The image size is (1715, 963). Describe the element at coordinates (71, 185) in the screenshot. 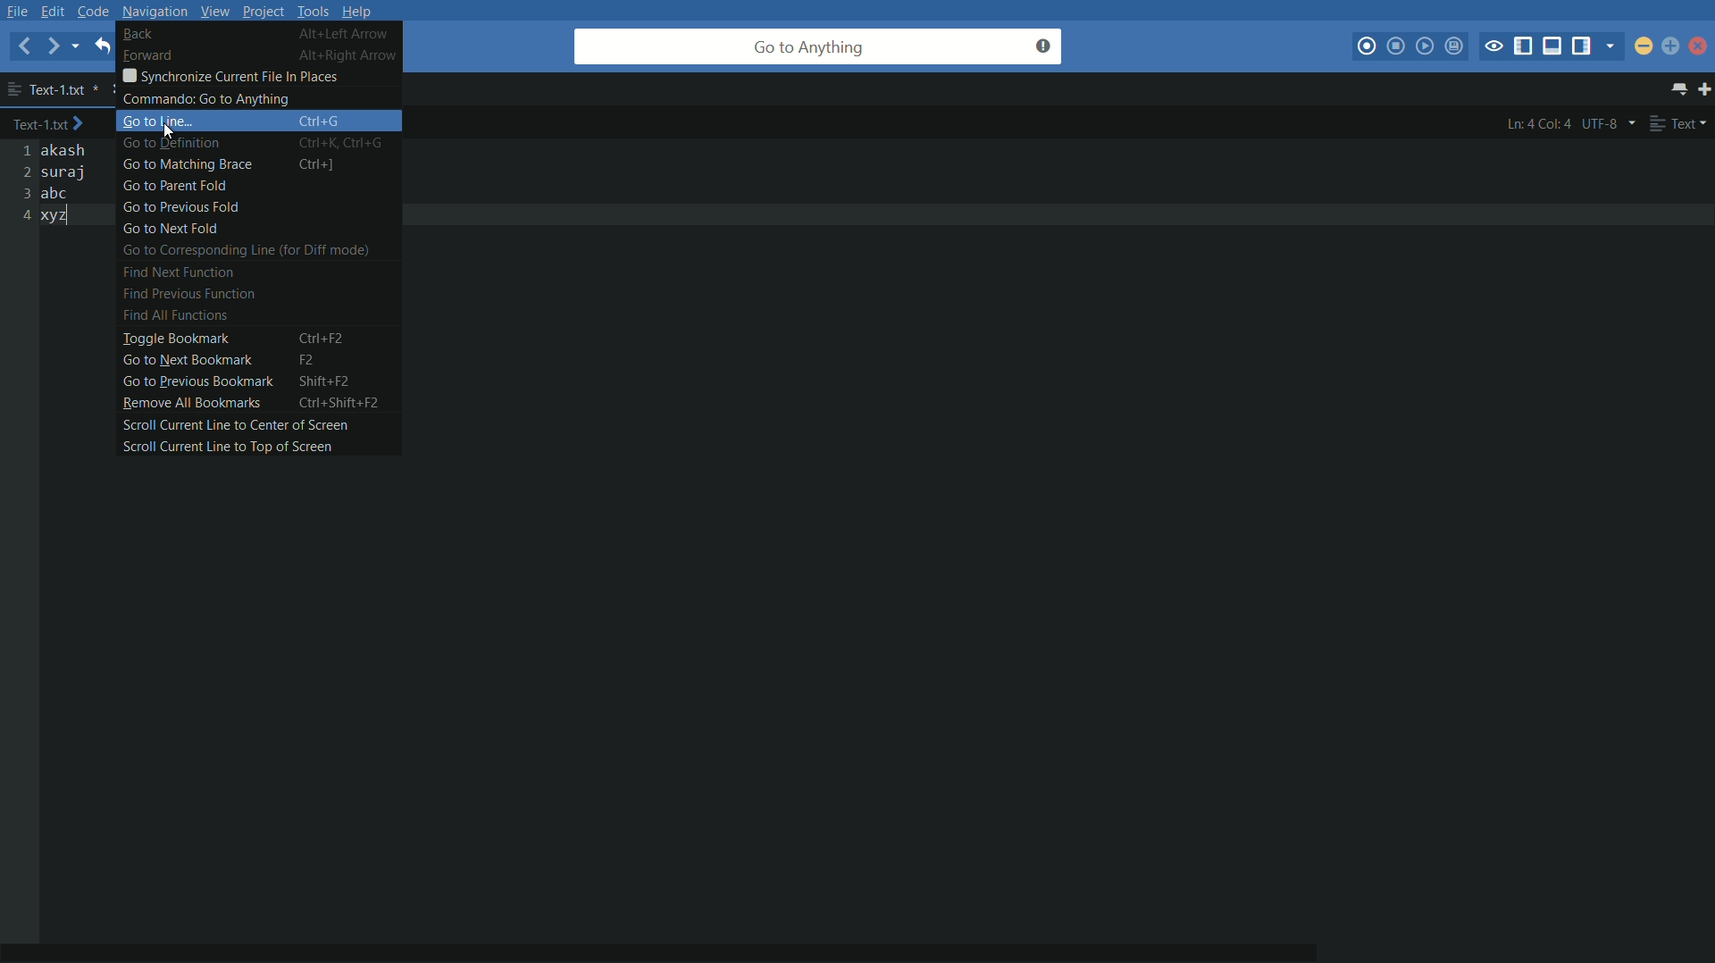

I see `akash suraj abc xyz` at that location.